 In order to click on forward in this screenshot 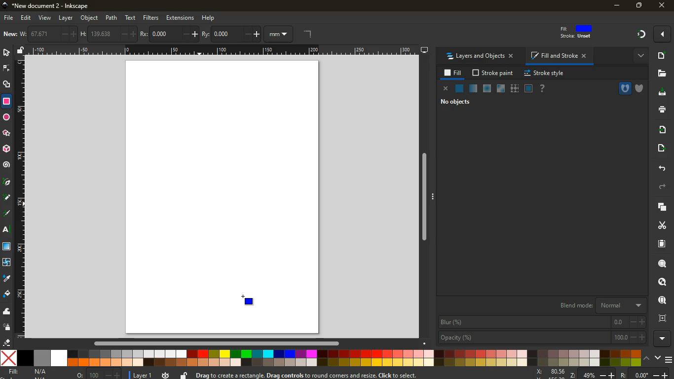, I will do `click(661, 187)`.